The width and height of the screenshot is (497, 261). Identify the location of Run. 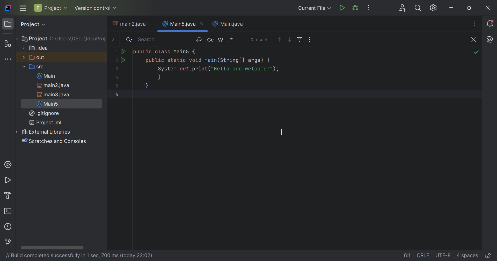
(9, 181).